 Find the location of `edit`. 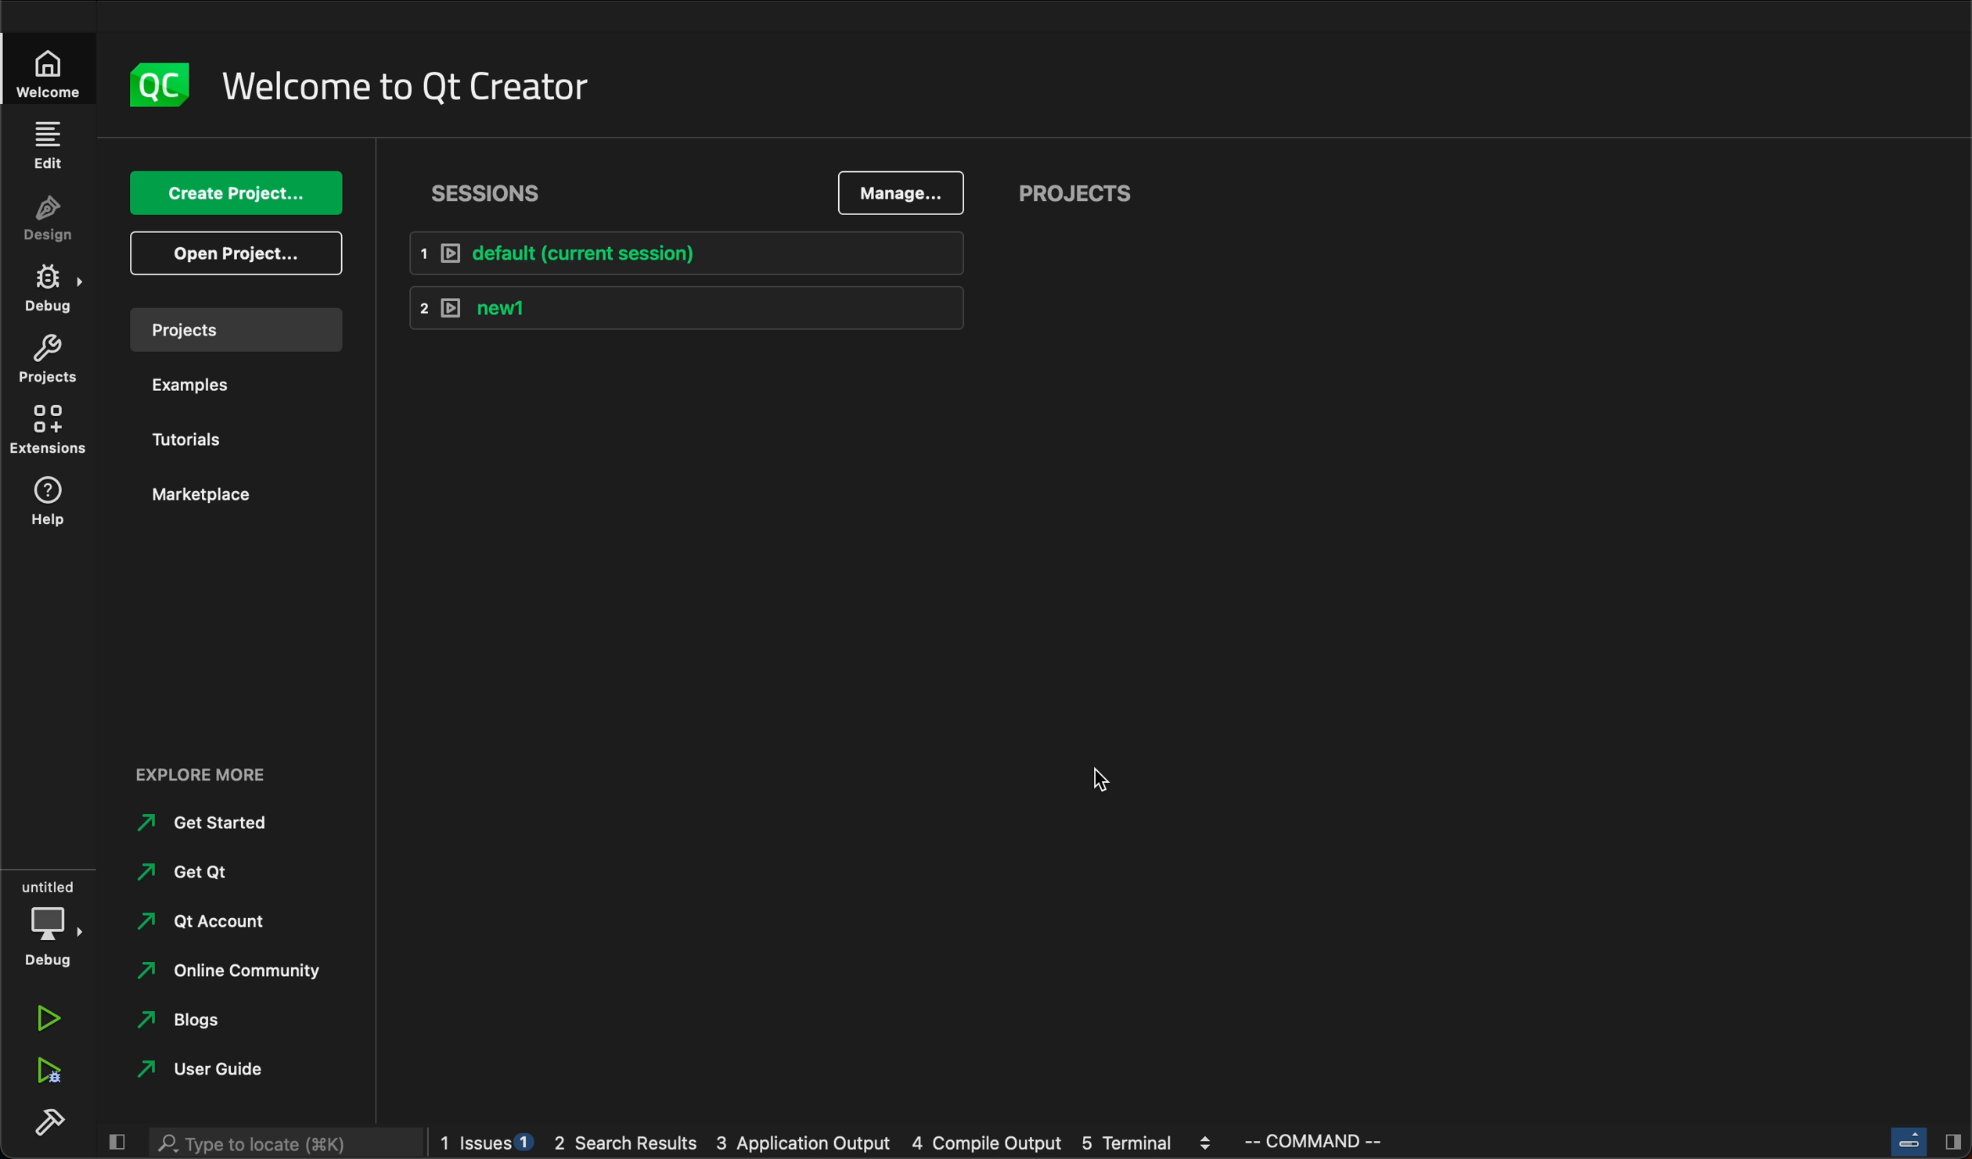

edit is located at coordinates (49, 146).